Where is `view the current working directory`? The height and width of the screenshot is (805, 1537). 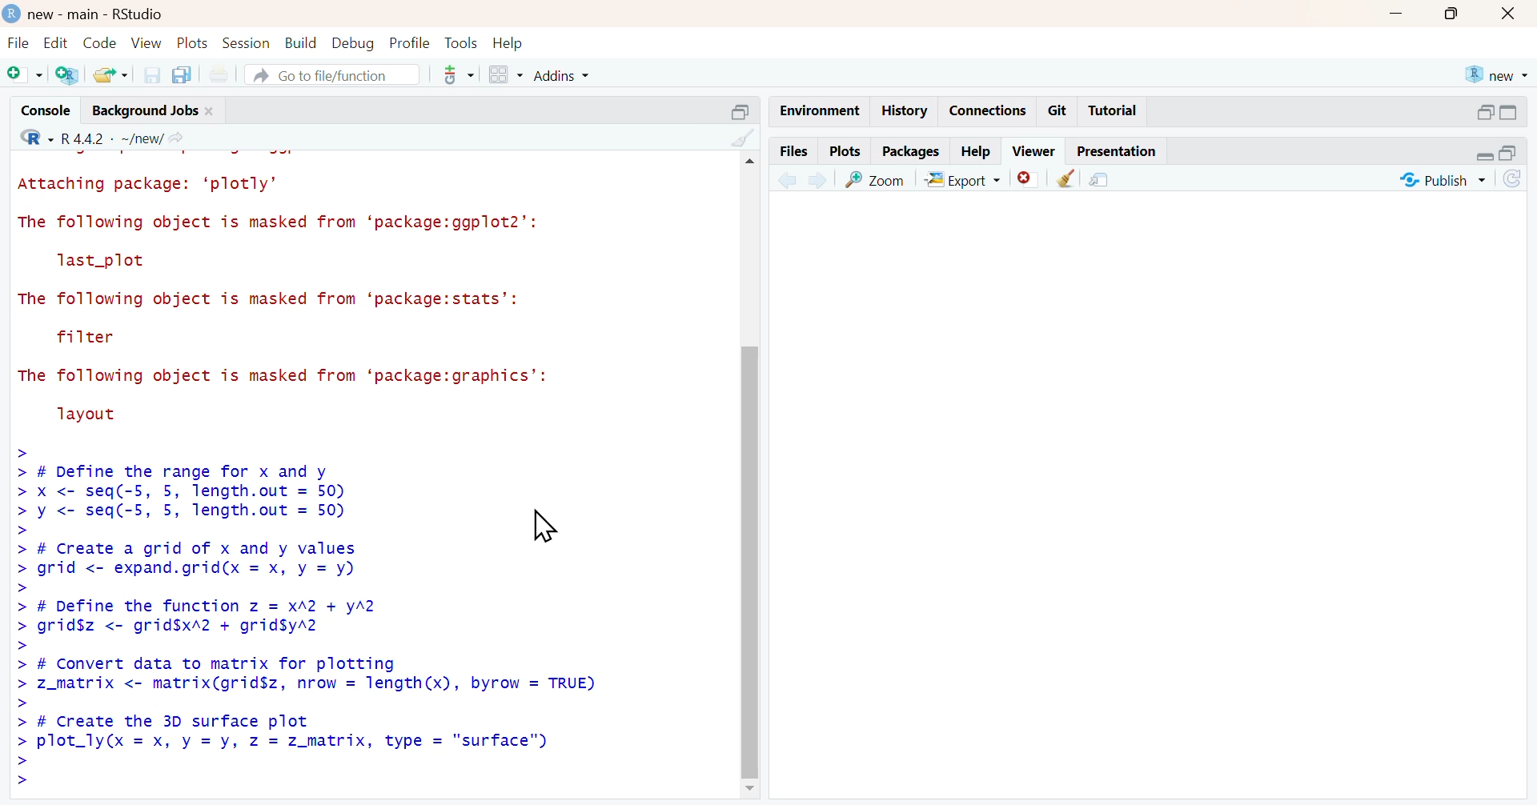
view the current working directory is located at coordinates (181, 138).